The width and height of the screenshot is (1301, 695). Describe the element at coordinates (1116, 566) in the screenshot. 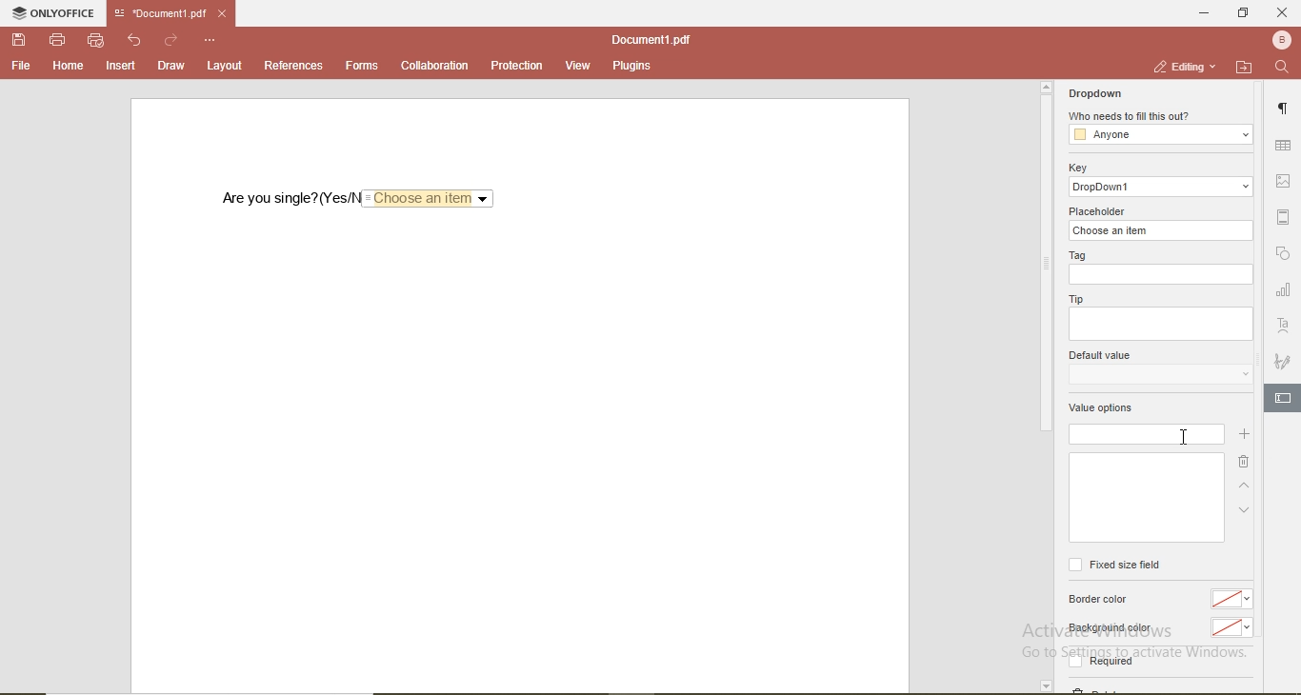

I see `fixed size field` at that location.